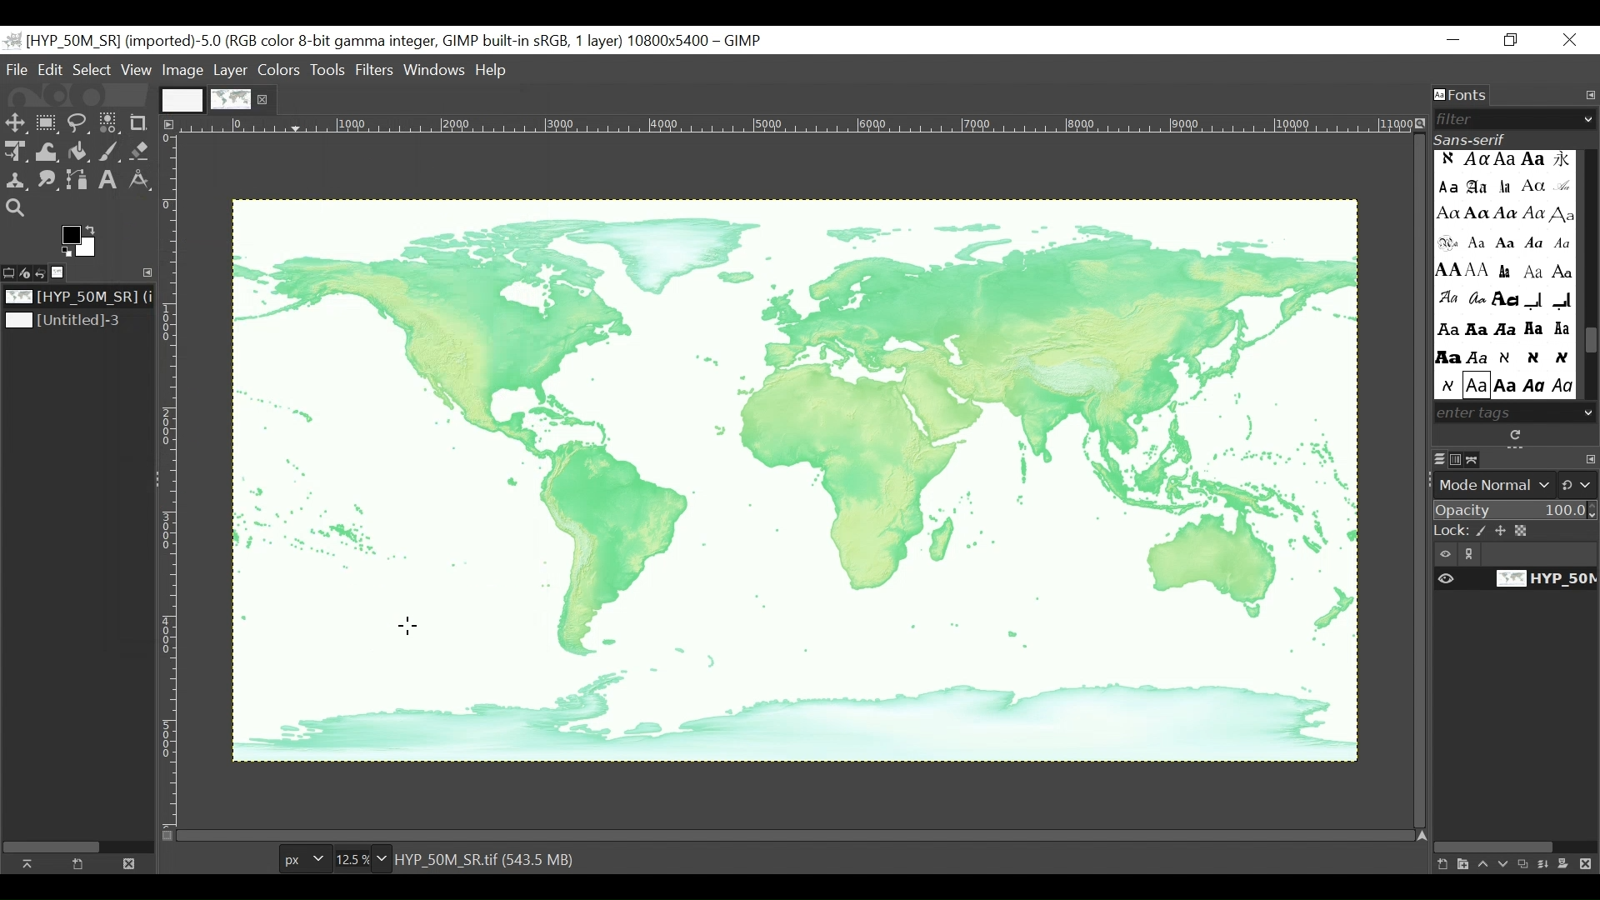 This screenshot has width=1600, height=900. What do you see at coordinates (1508, 119) in the screenshot?
I see `Filter` at bounding box center [1508, 119].